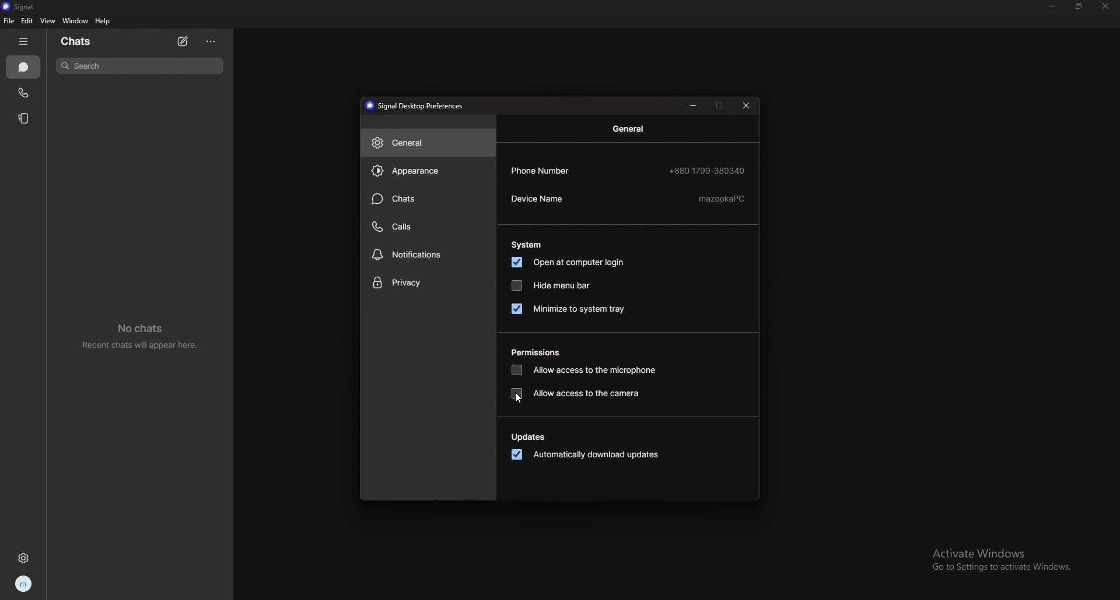 The width and height of the screenshot is (1120, 600). I want to click on minimize, so click(1053, 6).